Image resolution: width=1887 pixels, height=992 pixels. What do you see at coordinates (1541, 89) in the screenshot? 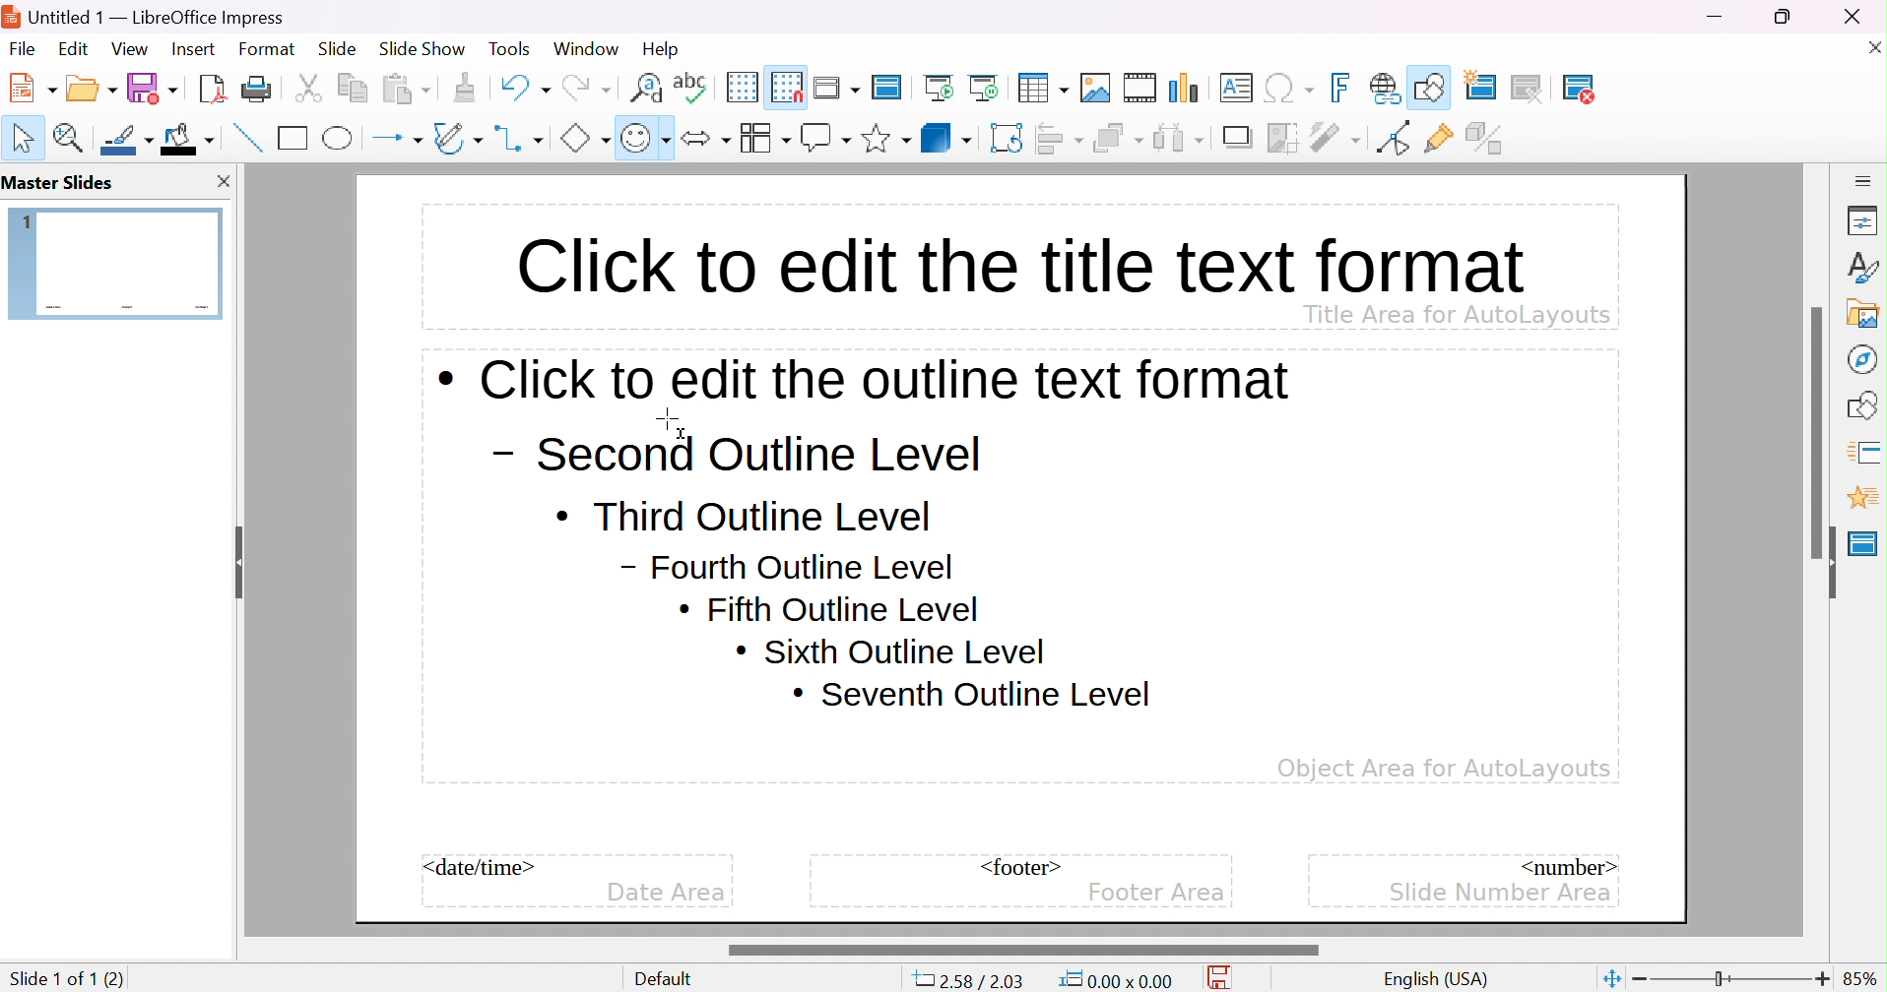
I see `duplicate slide` at bounding box center [1541, 89].